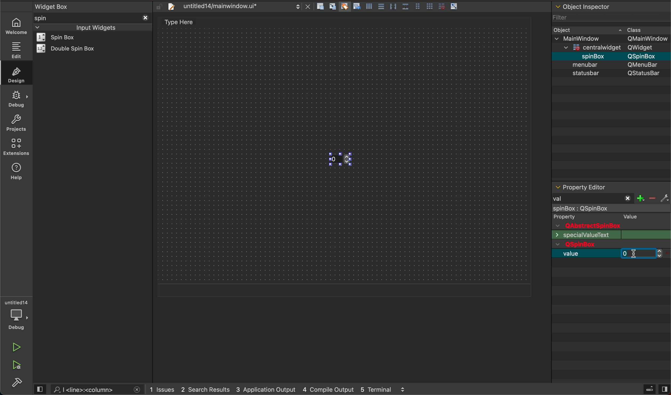 Image resolution: width=671 pixels, height=395 pixels. I want to click on editor, so click(580, 187).